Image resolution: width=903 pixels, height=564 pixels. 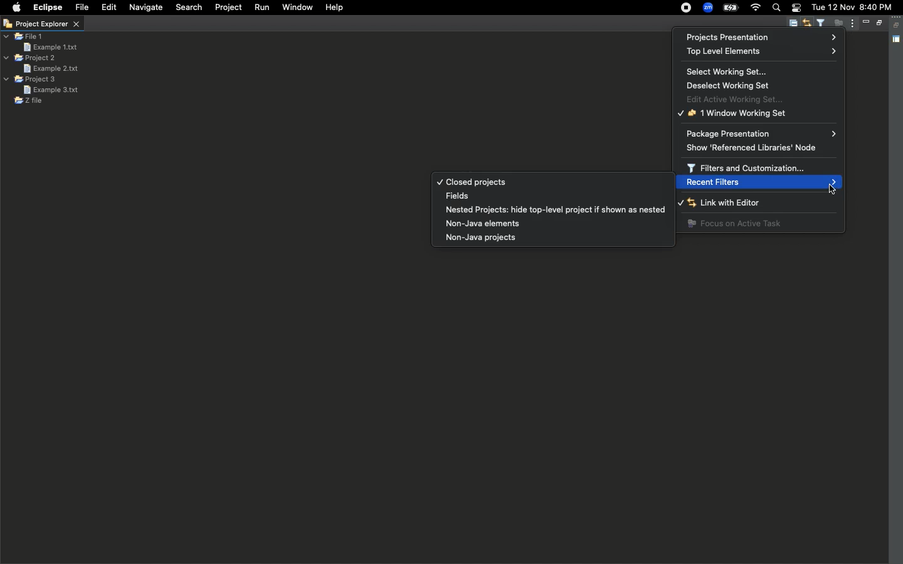 I want to click on Search, so click(x=187, y=9).